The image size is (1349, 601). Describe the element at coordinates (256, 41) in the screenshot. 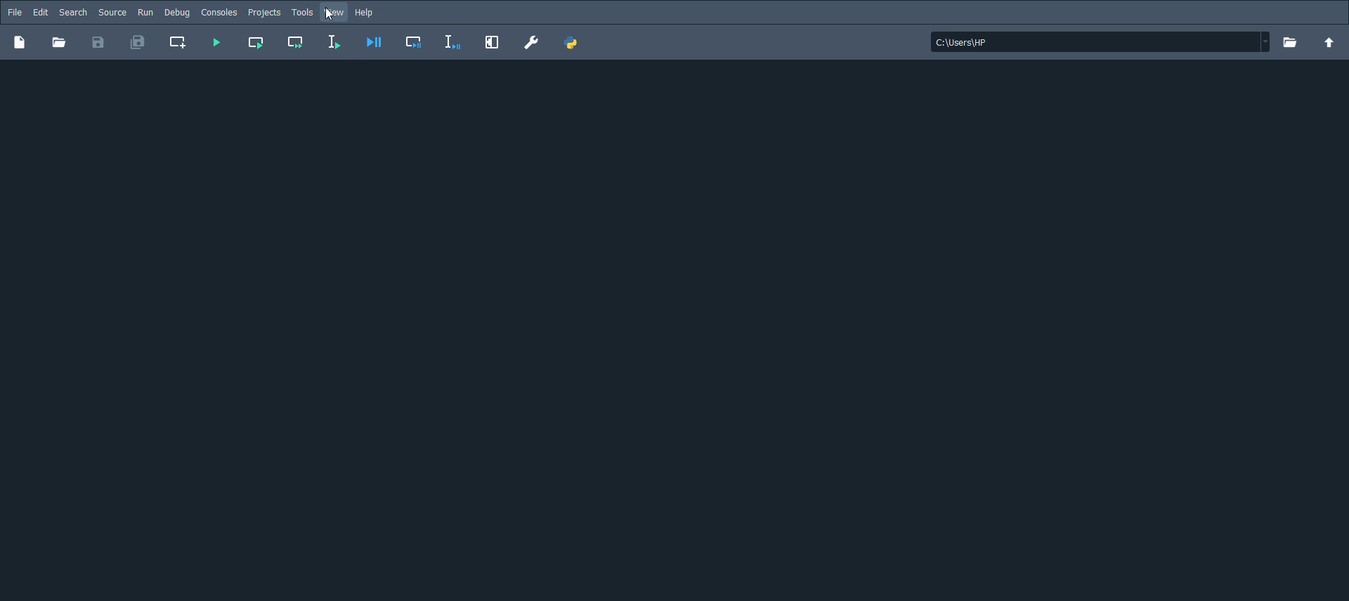

I see `Run current cell` at that location.